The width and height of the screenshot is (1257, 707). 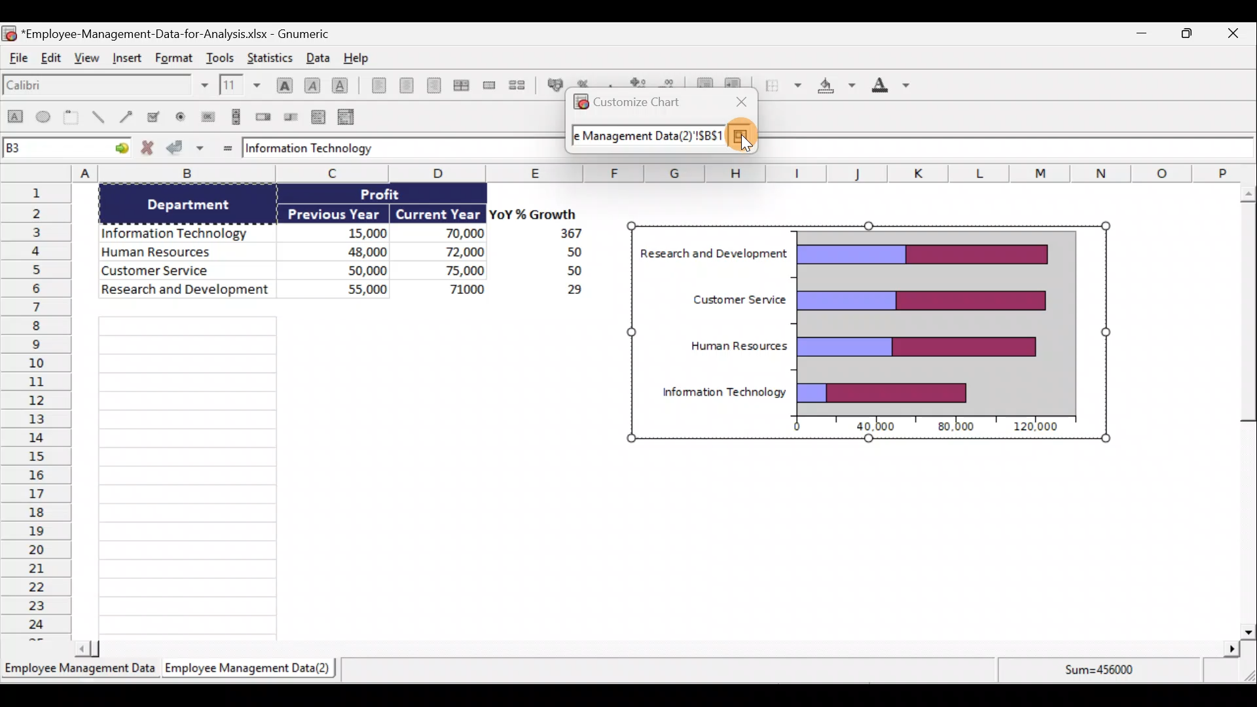 I want to click on Cell range selector, so click(x=742, y=137).